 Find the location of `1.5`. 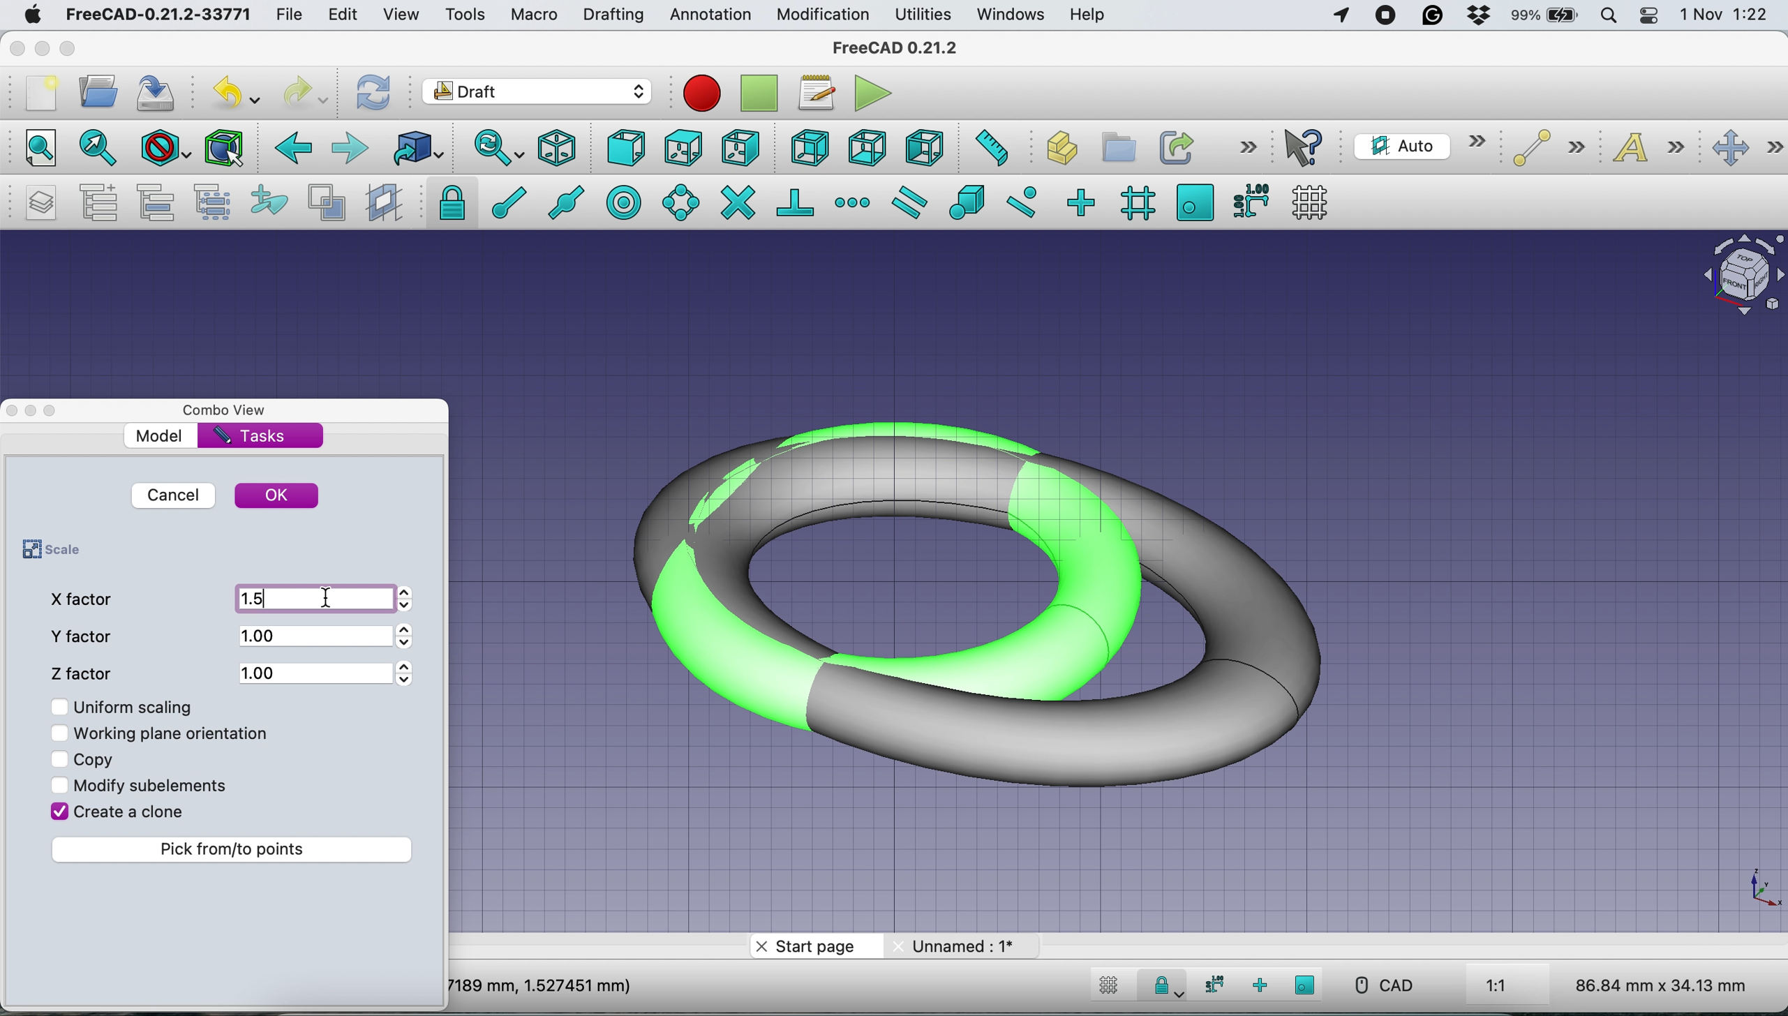

1.5 is located at coordinates (311, 597).